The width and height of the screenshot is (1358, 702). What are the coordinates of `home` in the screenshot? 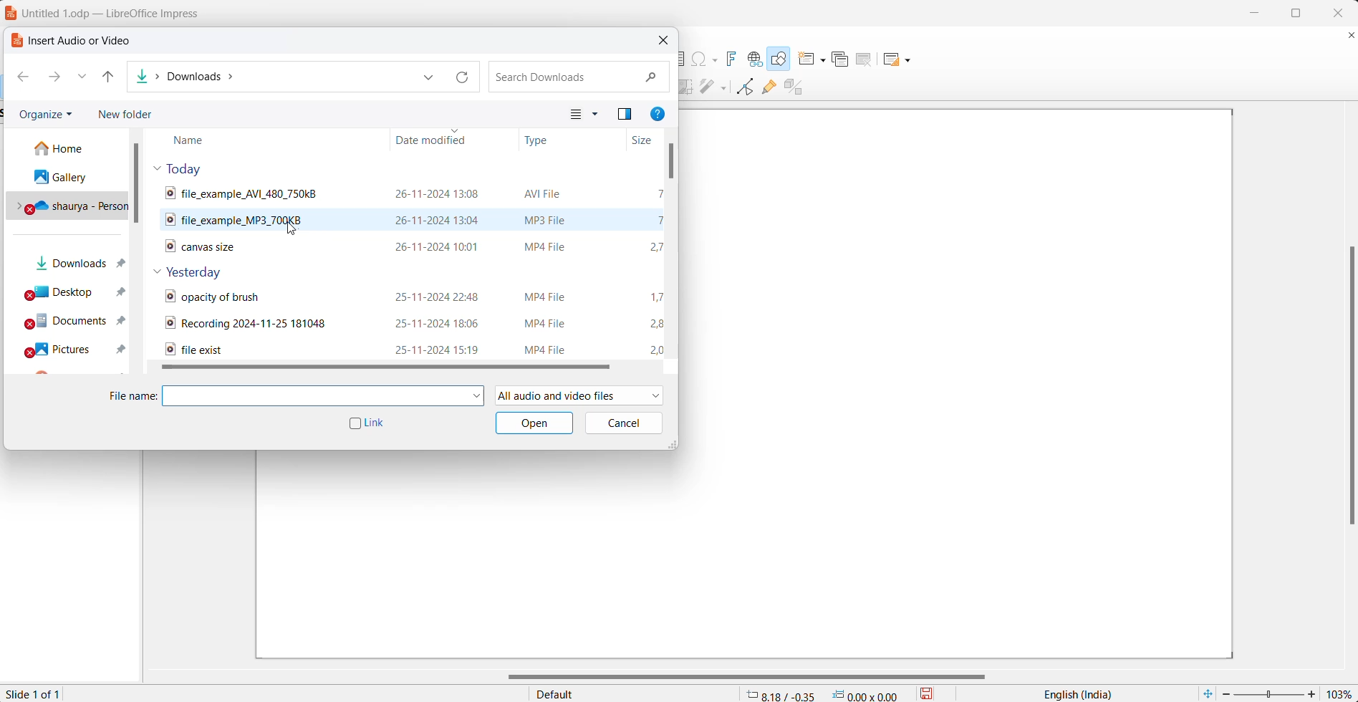 It's located at (70, 148).